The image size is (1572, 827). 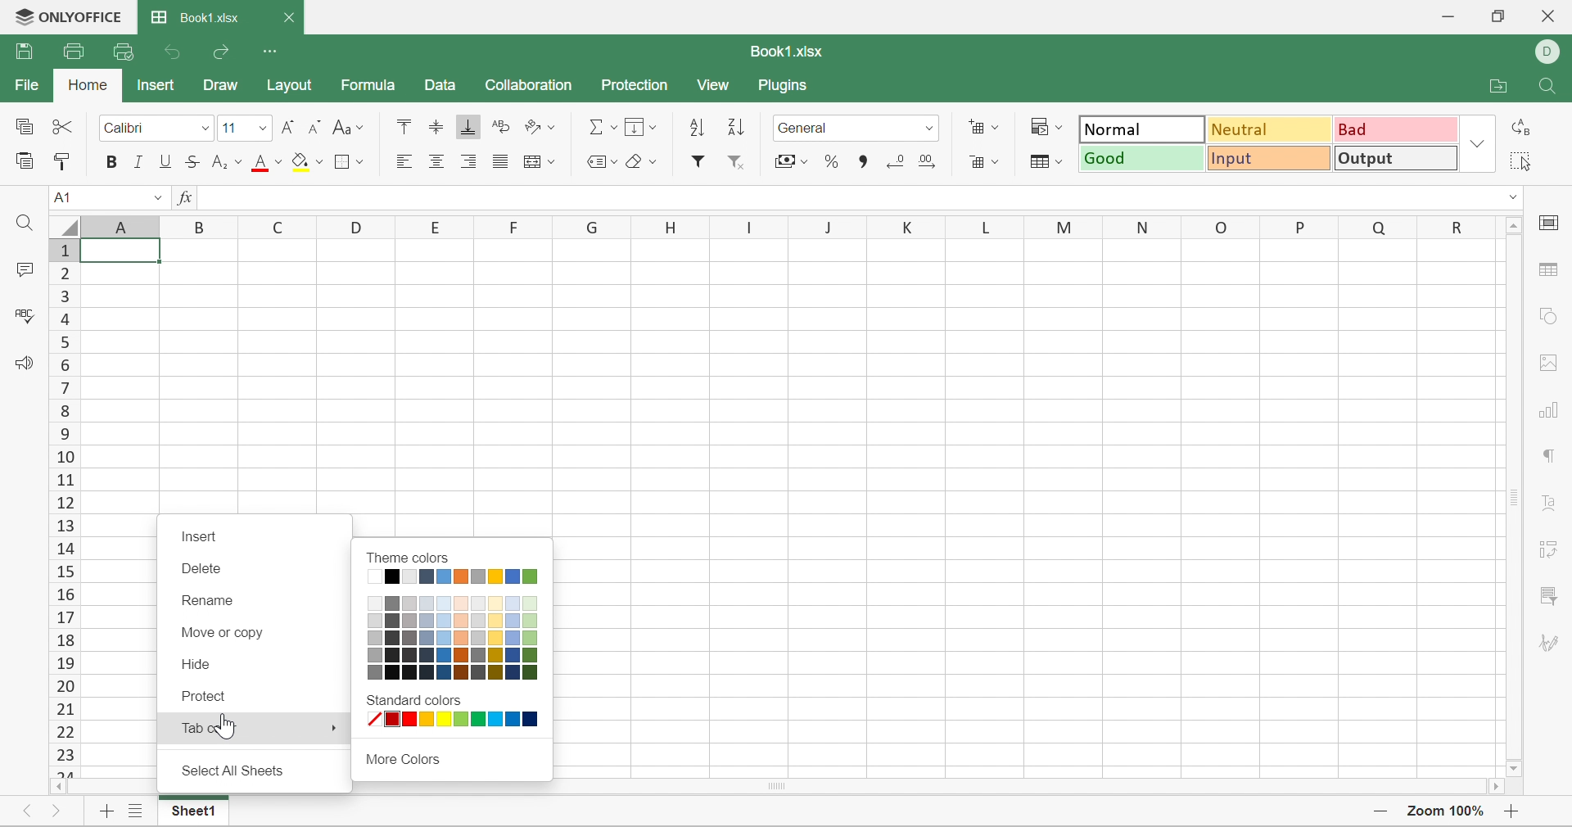 What do you see at coordinates (1499, 16) in the screenshot?
I see `Restore down` at bounding box center [1499, 16].